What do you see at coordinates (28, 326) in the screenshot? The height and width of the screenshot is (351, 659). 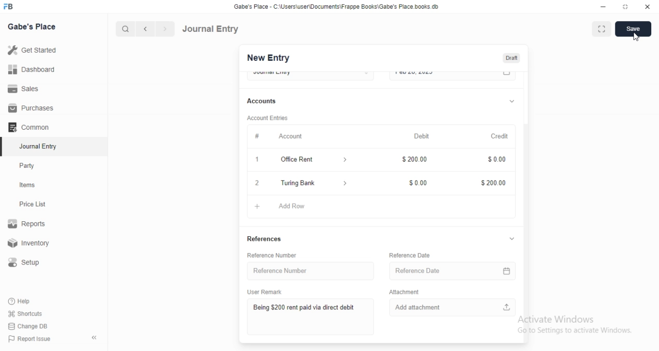 I see `‘Change DB` at bounding box center [28, 326].